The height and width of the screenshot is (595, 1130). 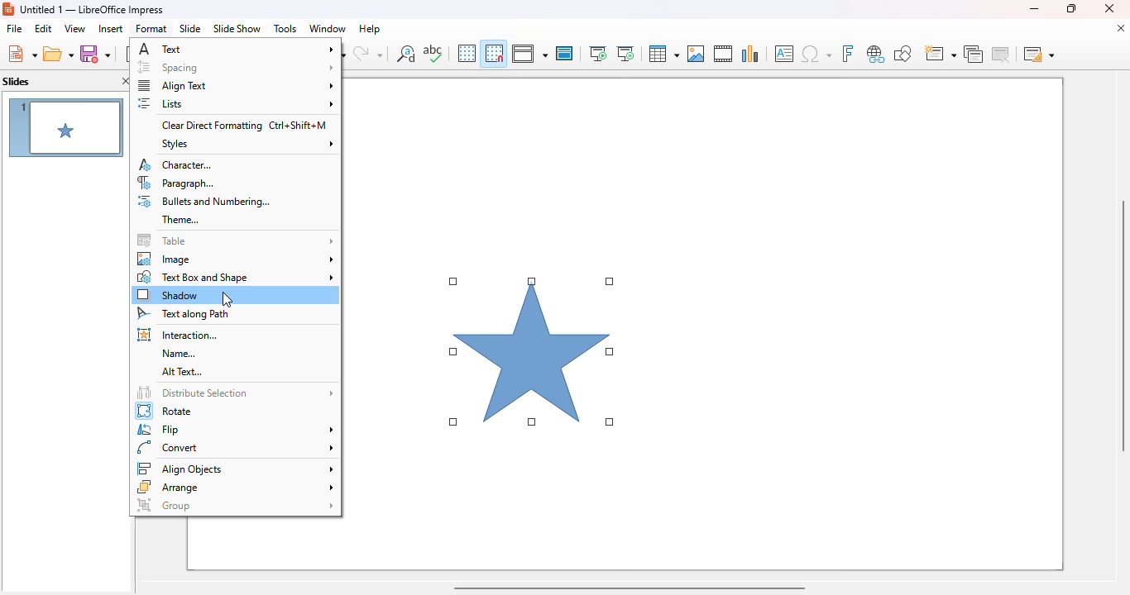 I want to click on start from first slide, so click(x=597, y=54).